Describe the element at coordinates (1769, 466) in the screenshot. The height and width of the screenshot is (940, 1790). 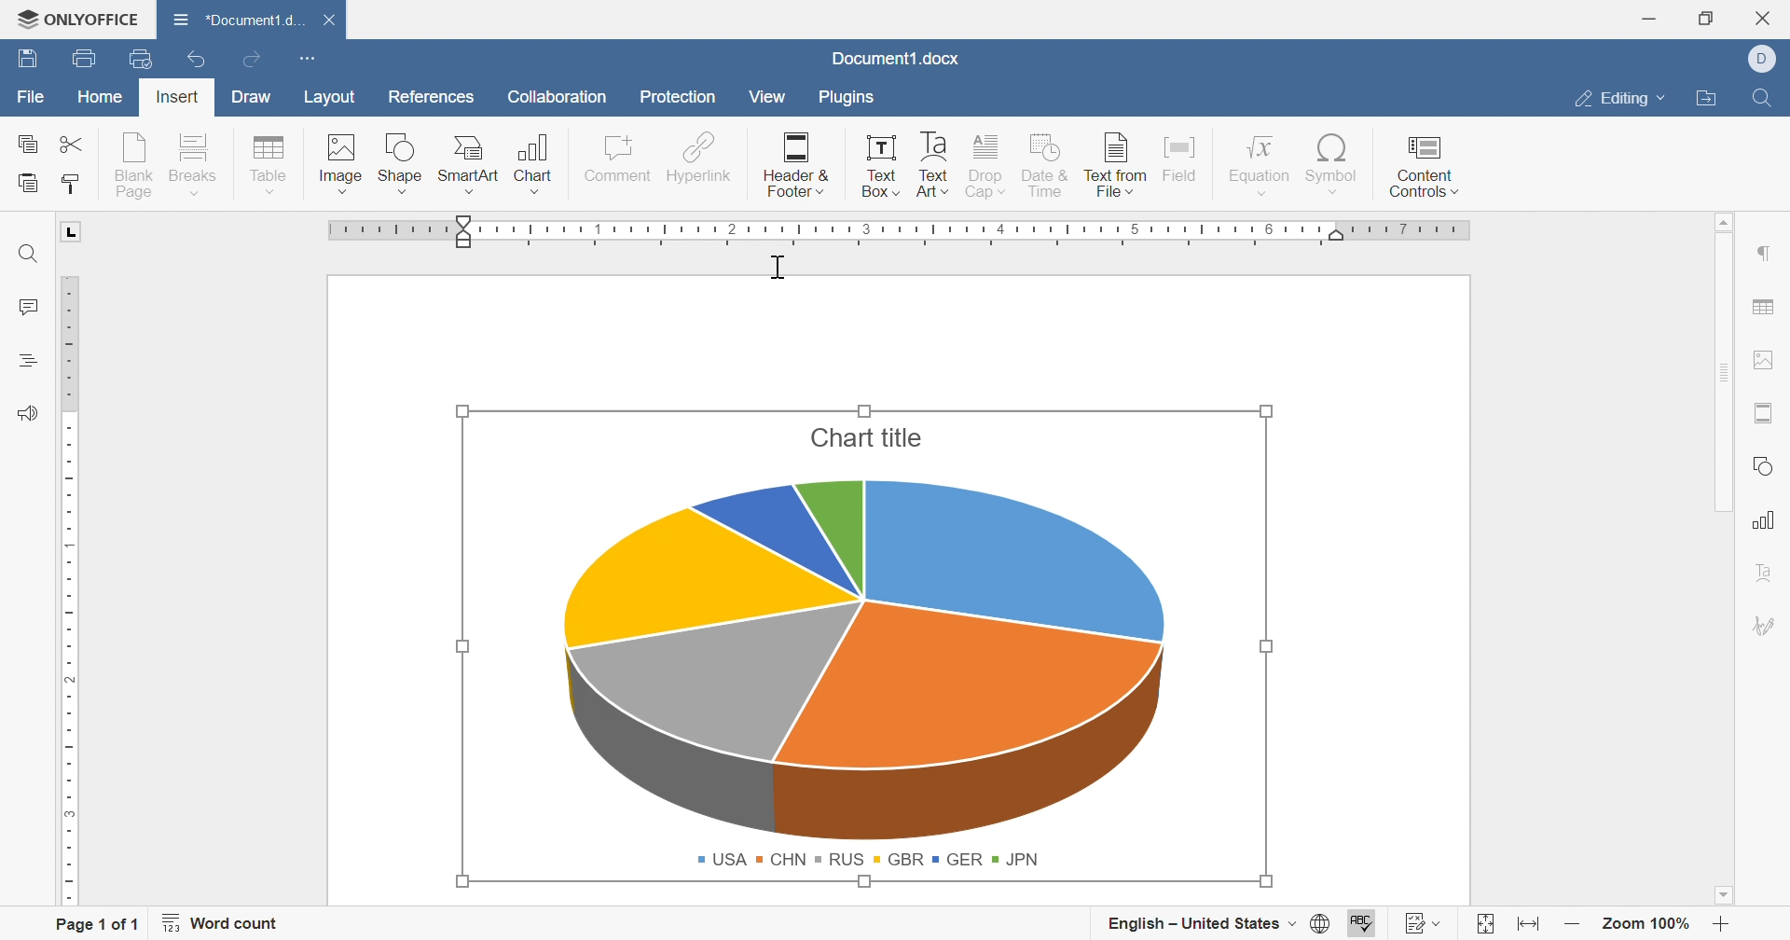
I see `Shape settings` at that location.